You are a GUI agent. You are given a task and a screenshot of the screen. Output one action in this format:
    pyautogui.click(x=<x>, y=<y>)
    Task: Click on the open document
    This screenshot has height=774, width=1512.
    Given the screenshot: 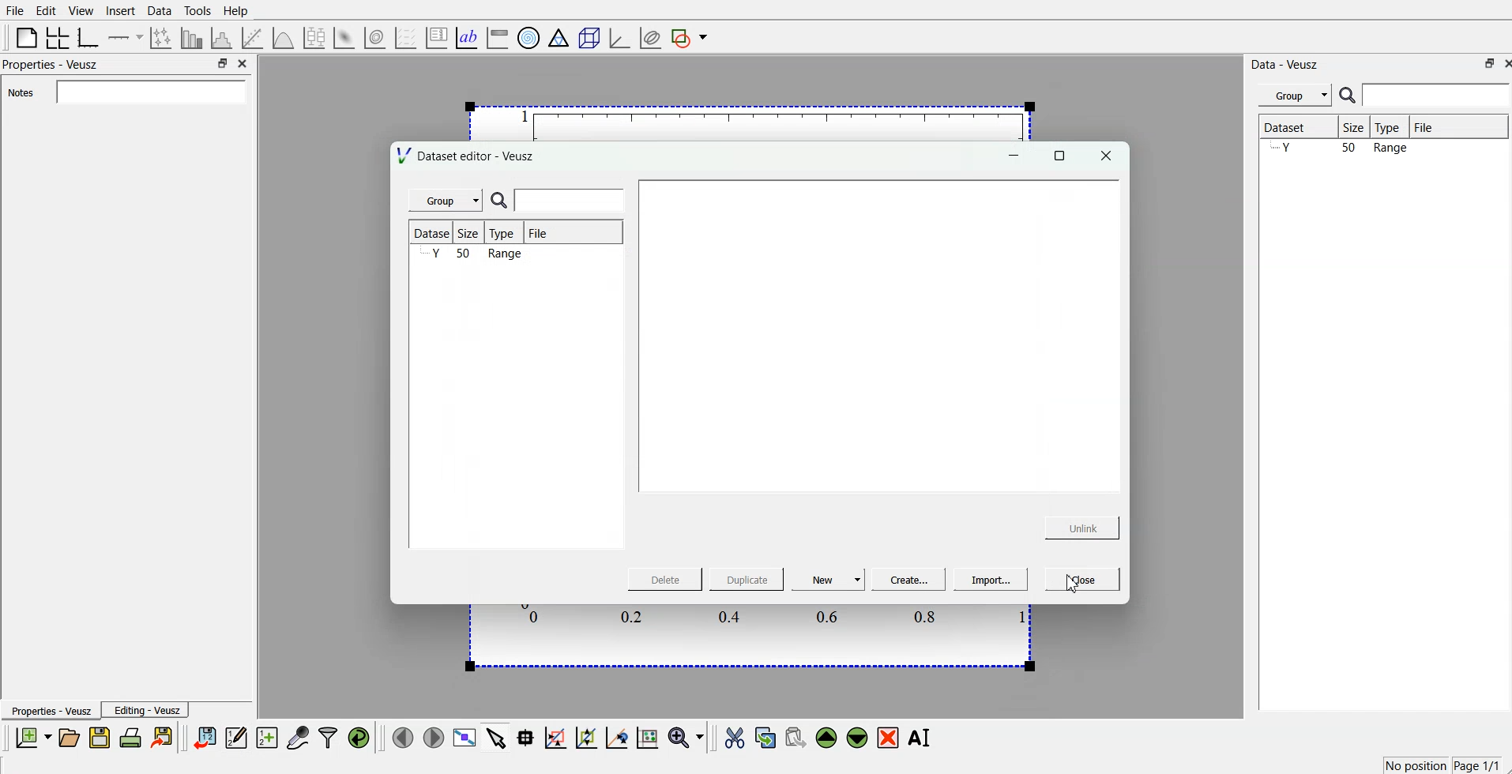 What is the action you would take?
    pyautogui.click(x=71, y=738)
    